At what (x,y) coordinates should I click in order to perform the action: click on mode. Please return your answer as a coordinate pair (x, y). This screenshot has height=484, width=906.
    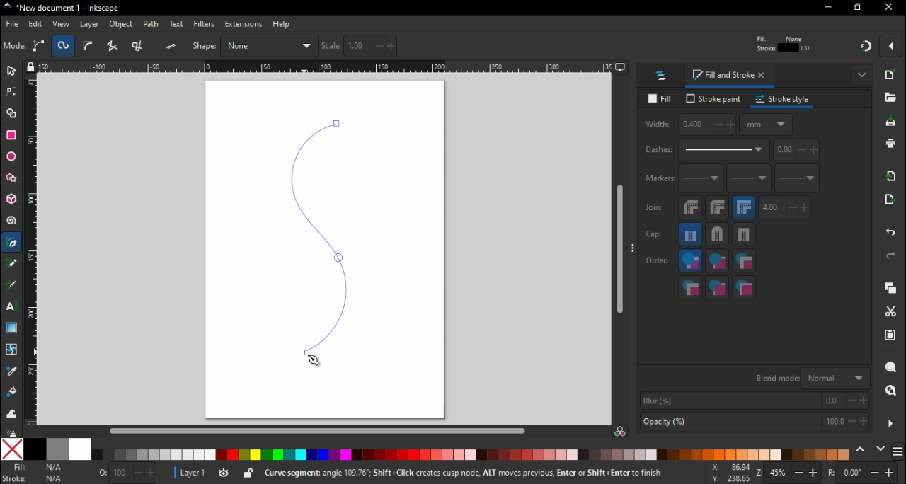
    Looking at the image, I should click on (15, 47).